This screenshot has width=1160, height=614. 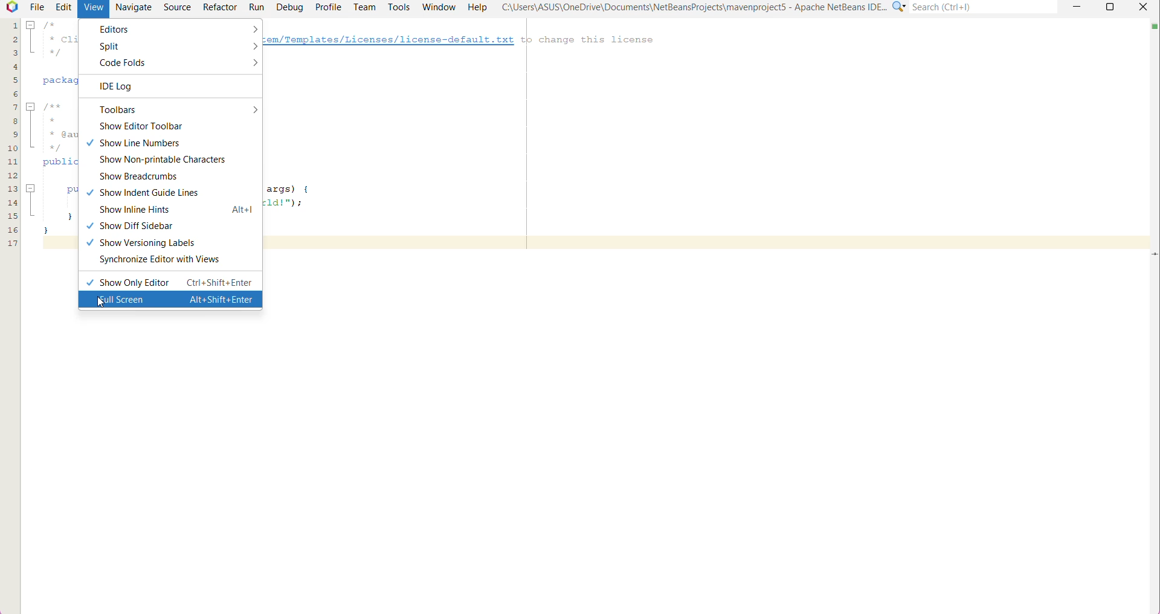 I want to click on Editors, so click(x=172, y=28).